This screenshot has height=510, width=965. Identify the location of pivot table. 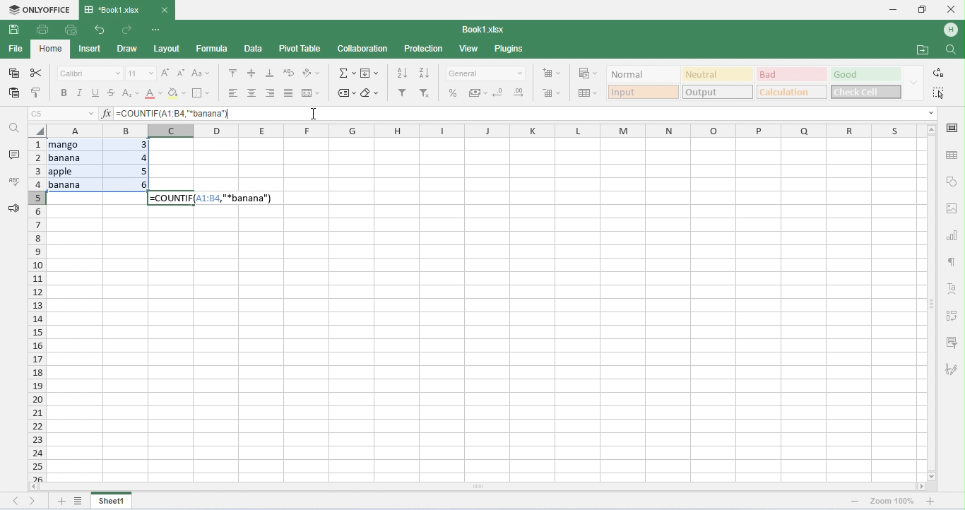
(300, 49).